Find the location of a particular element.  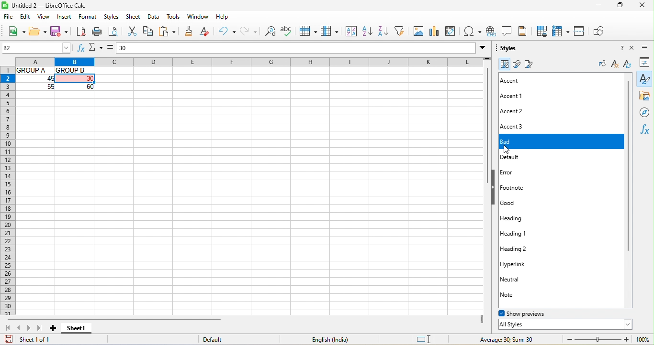

sidebar settings is located at coordinates (647, 48).